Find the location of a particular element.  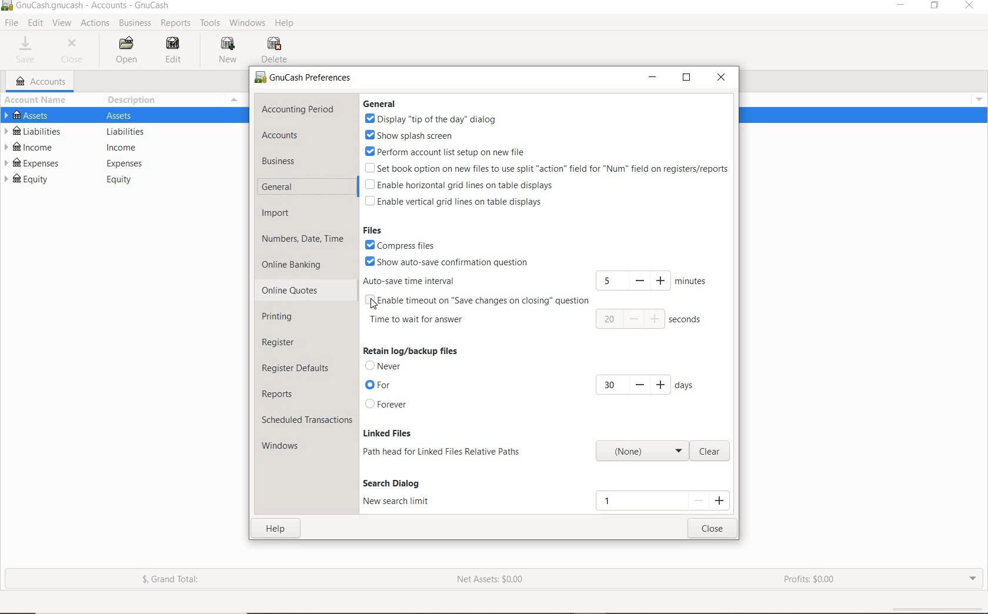

ACCOUNTS is located at coordinates (44, 81).